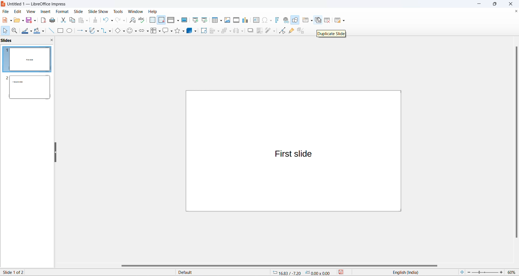  Describe the element at coordinates (277, 20) in the screenshot. I see `insert fontwork text` at that location.